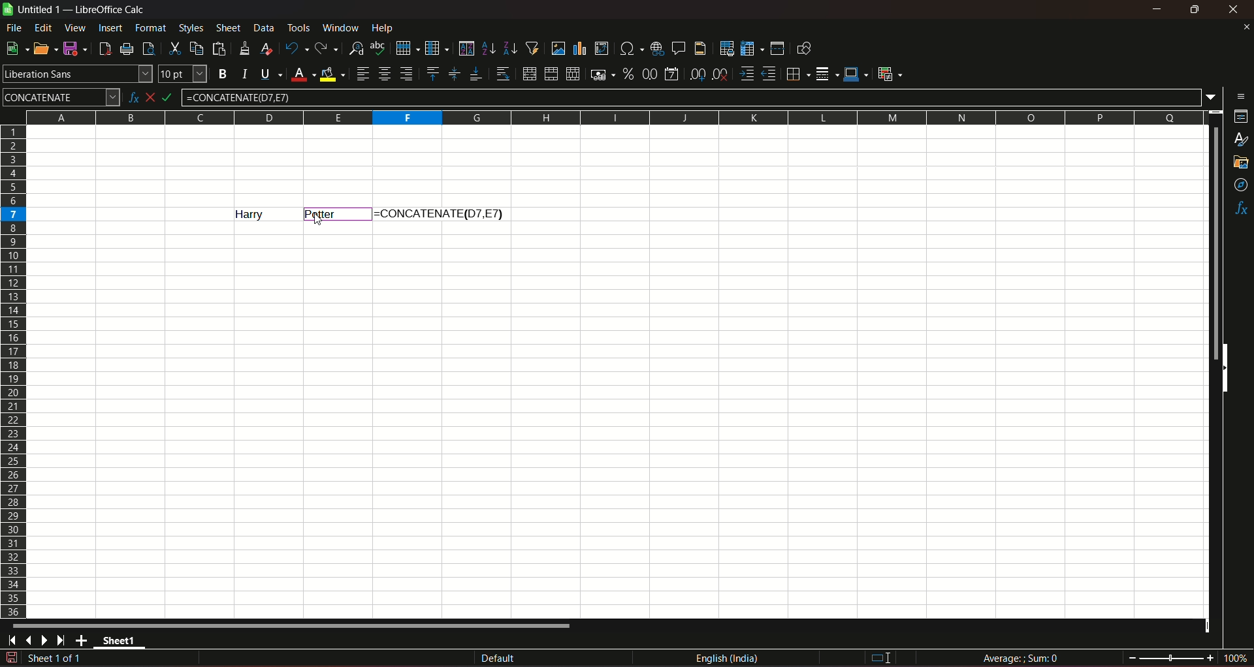  Describe the element at coordinates (44, 27) in the screenshot. I see `edit` at that location.